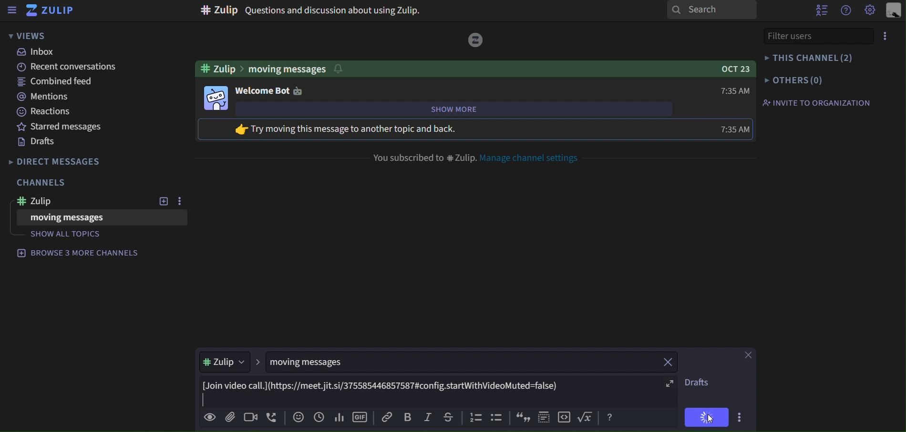  I want to click on direct messages, so click(61, 163).